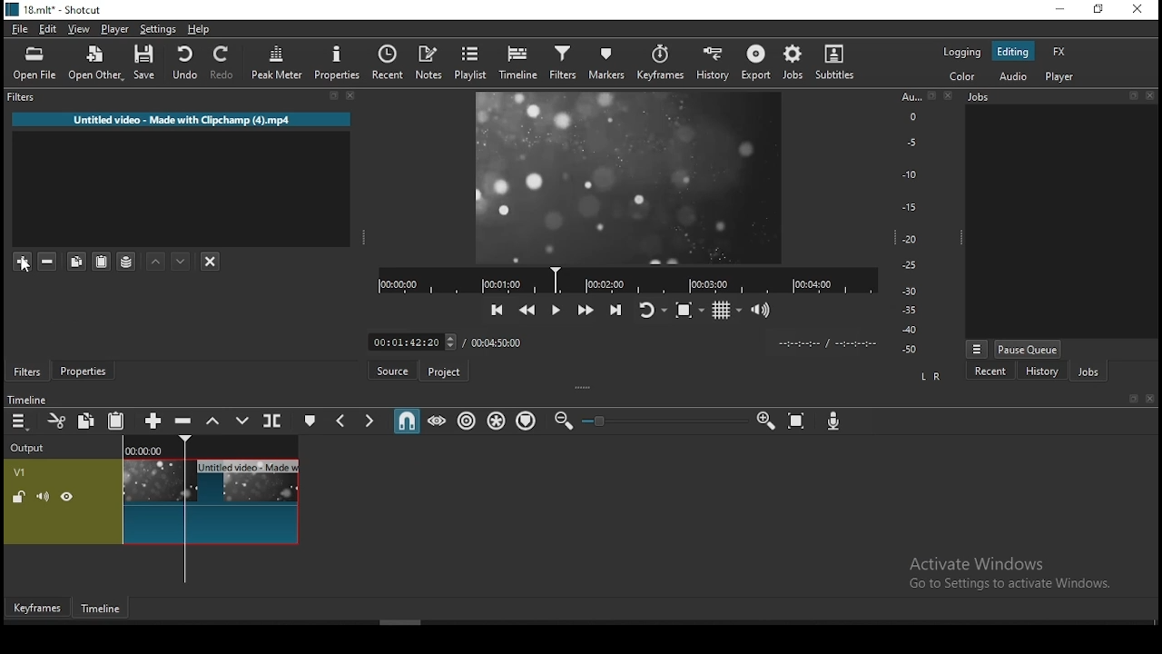 This screenshot has height=654, width=1162. I want to click on append, so click(155, 420).